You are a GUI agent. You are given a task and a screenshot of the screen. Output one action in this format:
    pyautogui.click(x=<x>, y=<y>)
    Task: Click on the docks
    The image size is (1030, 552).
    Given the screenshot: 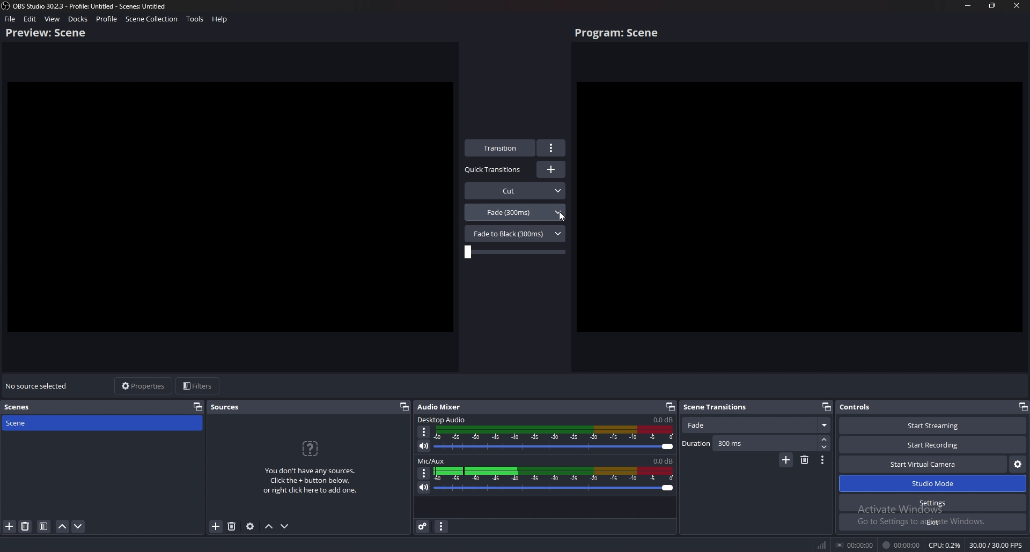 What is the action you would take?
    pyautogui.click(x=78, y=19)
    